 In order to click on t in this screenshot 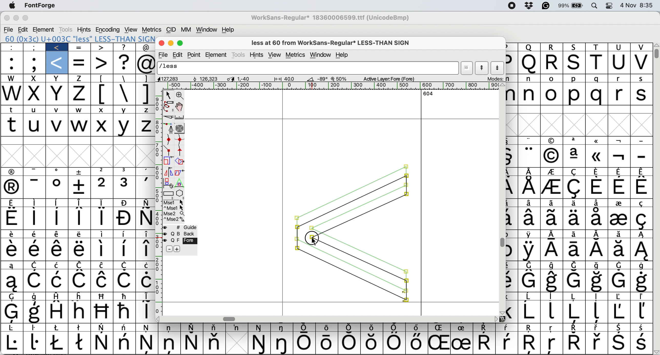, I will do `click(597, 47)`.